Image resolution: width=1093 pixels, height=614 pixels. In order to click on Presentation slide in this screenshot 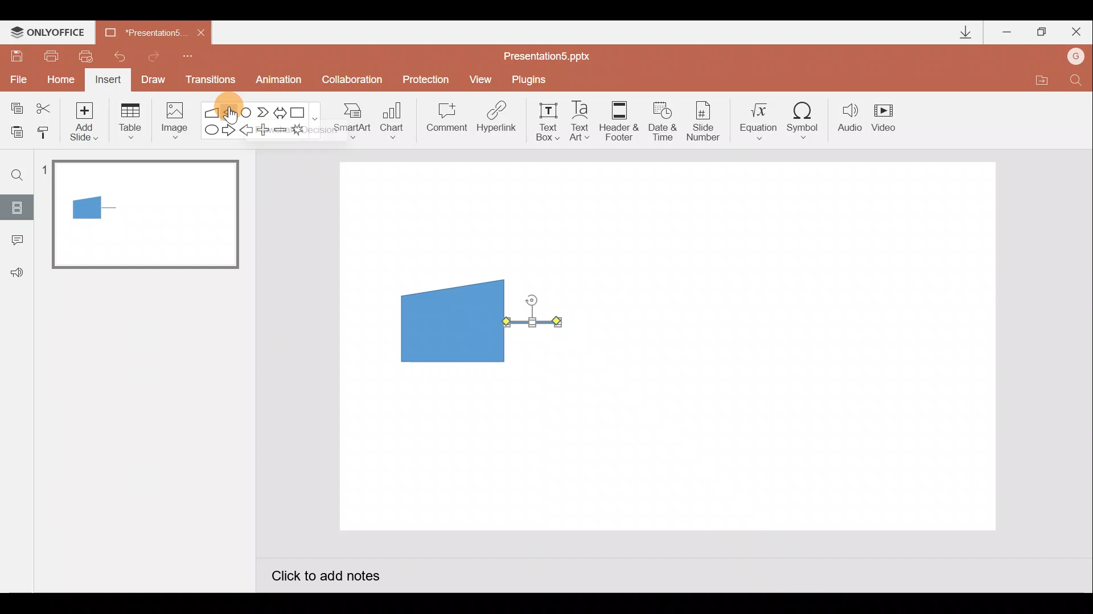, I will do `click(779, 346)`.